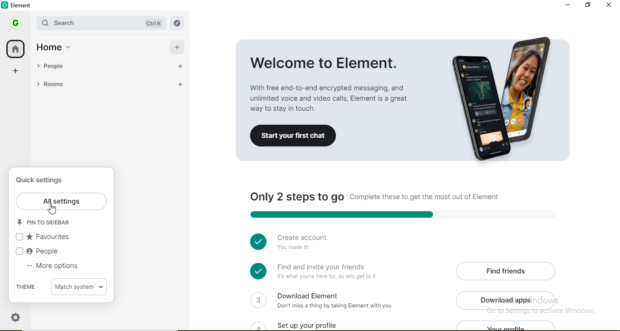 The image size is (620, 331). What do you see at coordinates (330, 272) in the screenshot?
I see `Find and invite your friends` at bounding box center [330, 272].